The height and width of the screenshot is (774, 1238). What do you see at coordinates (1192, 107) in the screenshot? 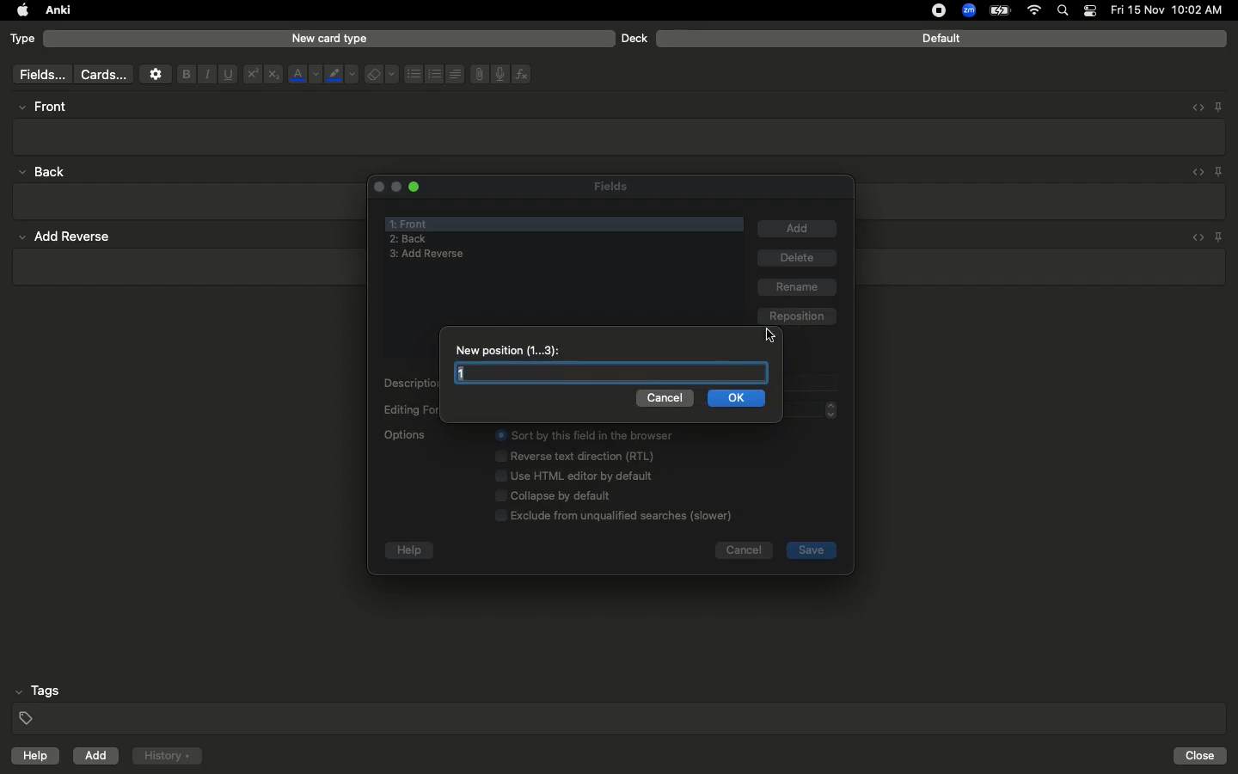
I see `Embed` at bounding box center [1192, 107].